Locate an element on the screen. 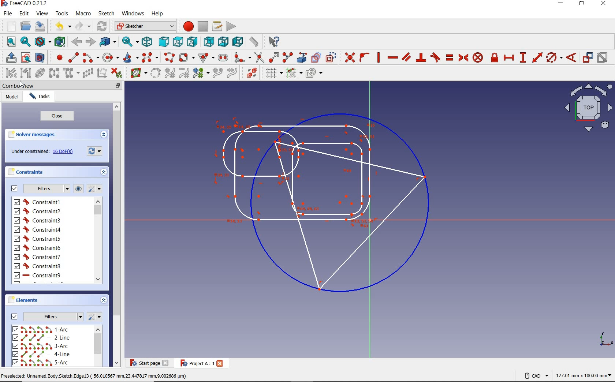 Image resolution: width=615 pixels, height=382 pixels. create fillet is located at coordinates (242, 57).